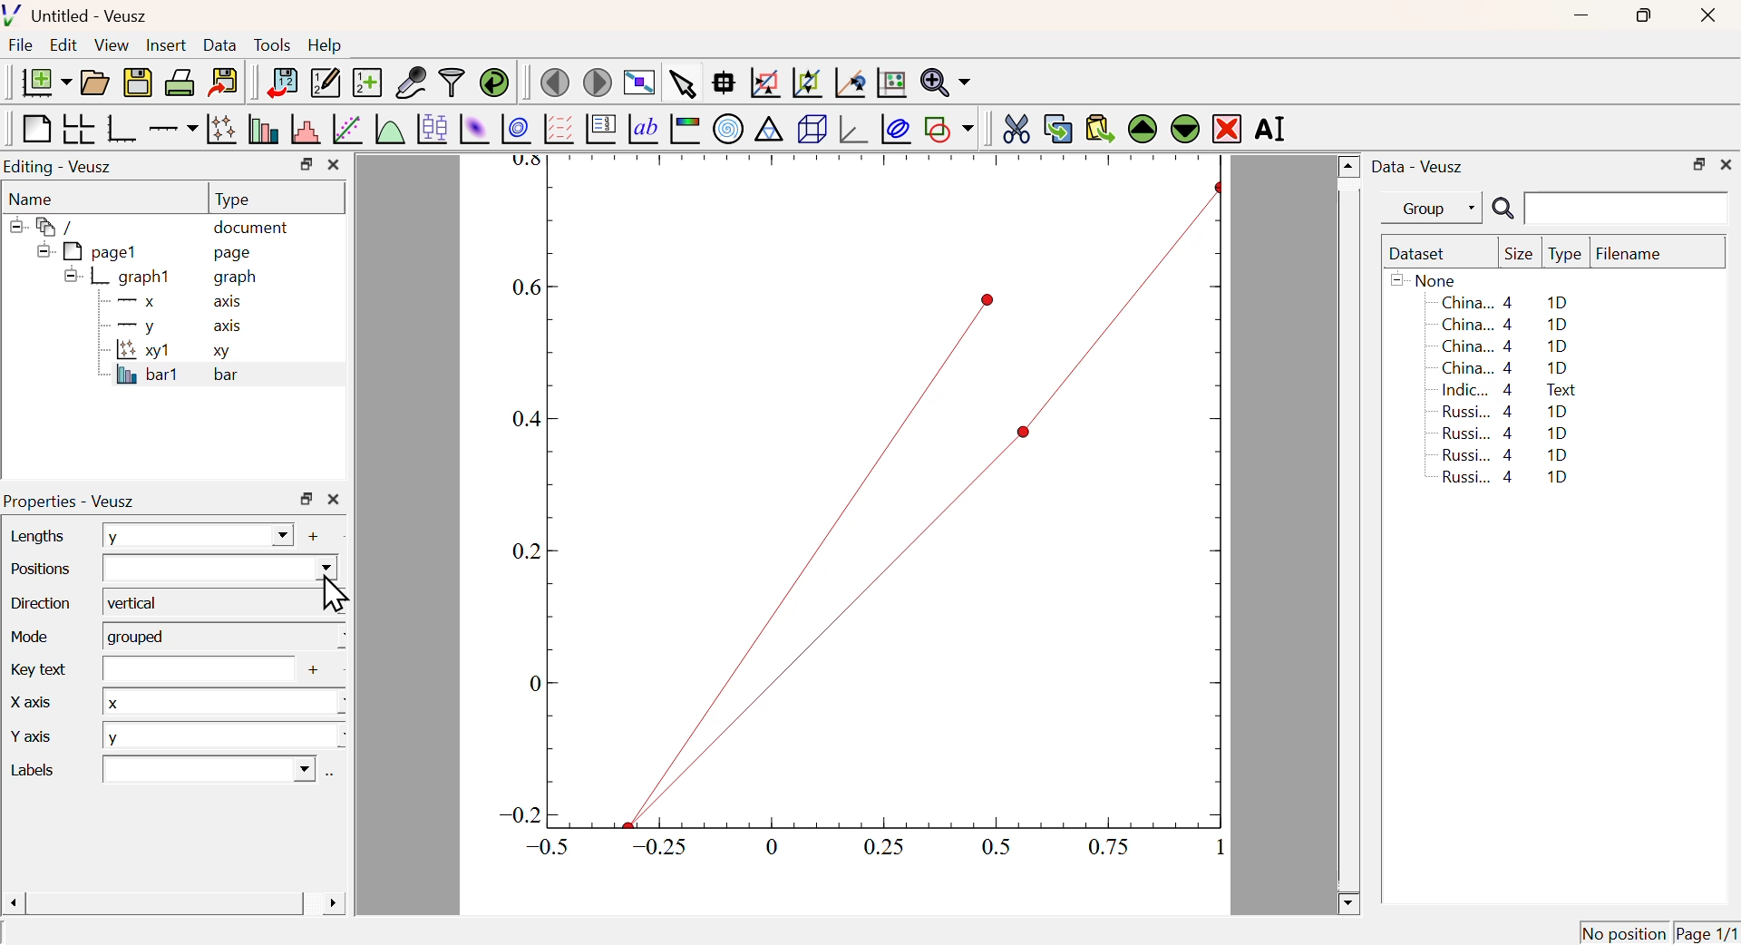  I want to click on China... 4 1D, so click(1508, 324).